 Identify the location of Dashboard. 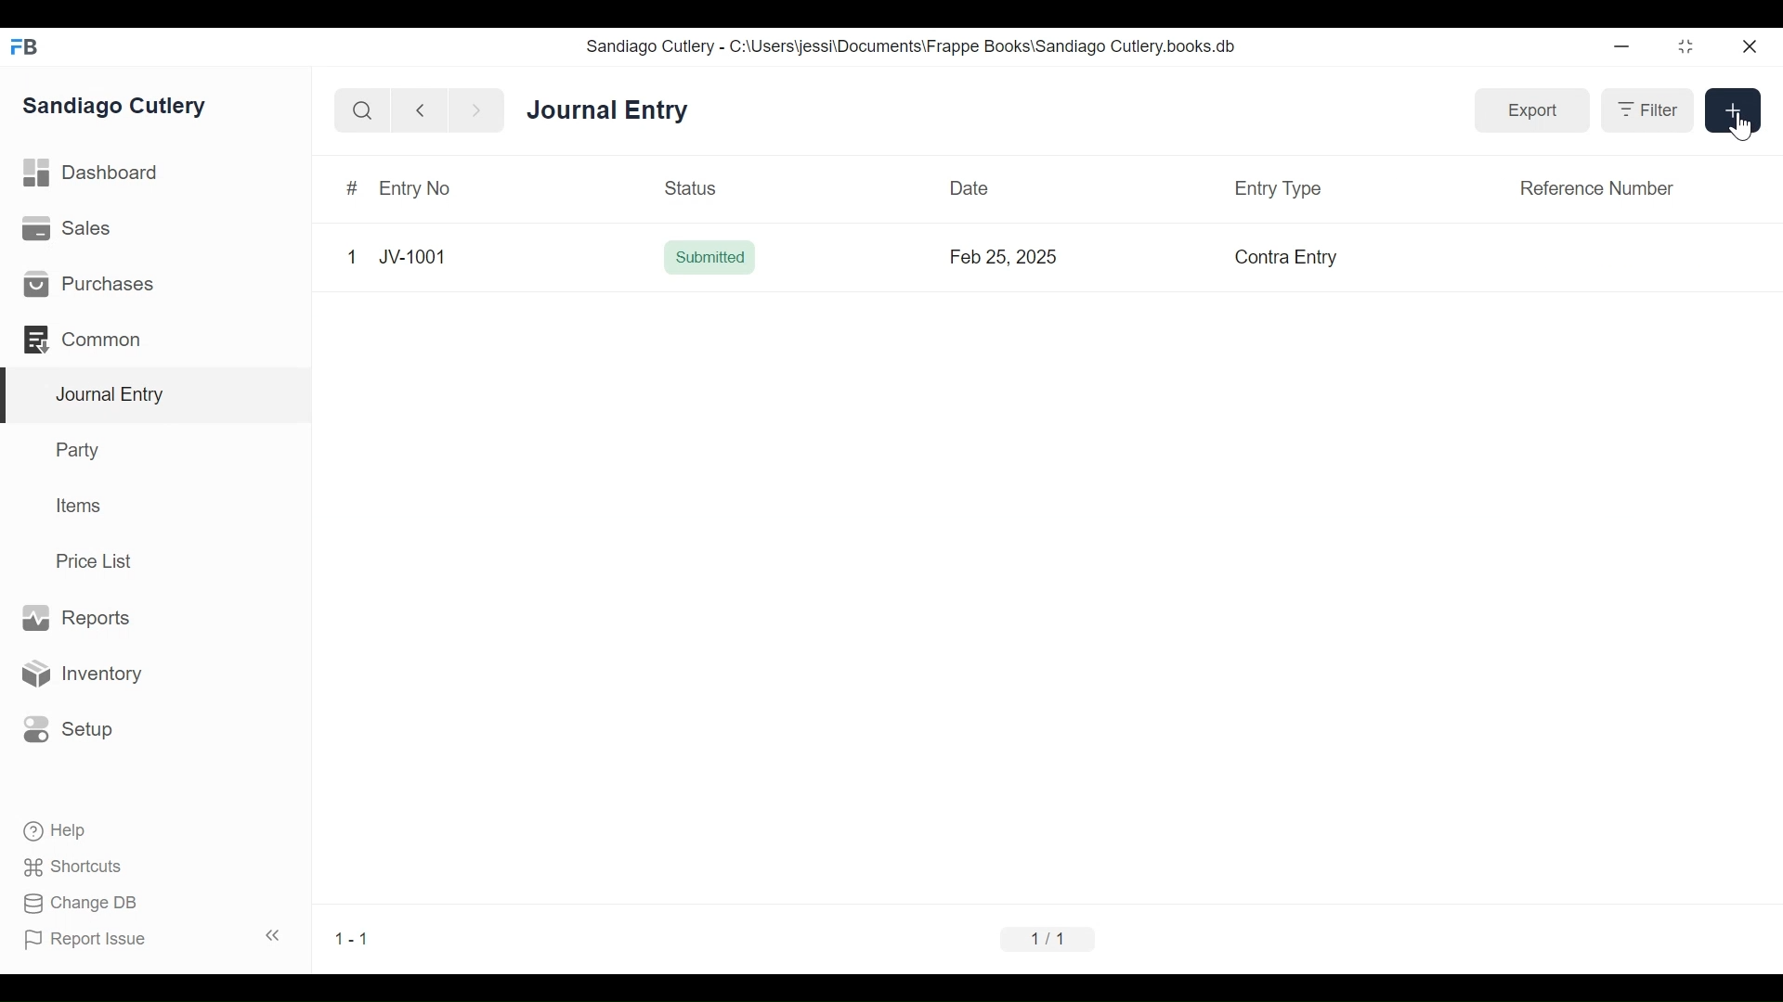
(98, 175).